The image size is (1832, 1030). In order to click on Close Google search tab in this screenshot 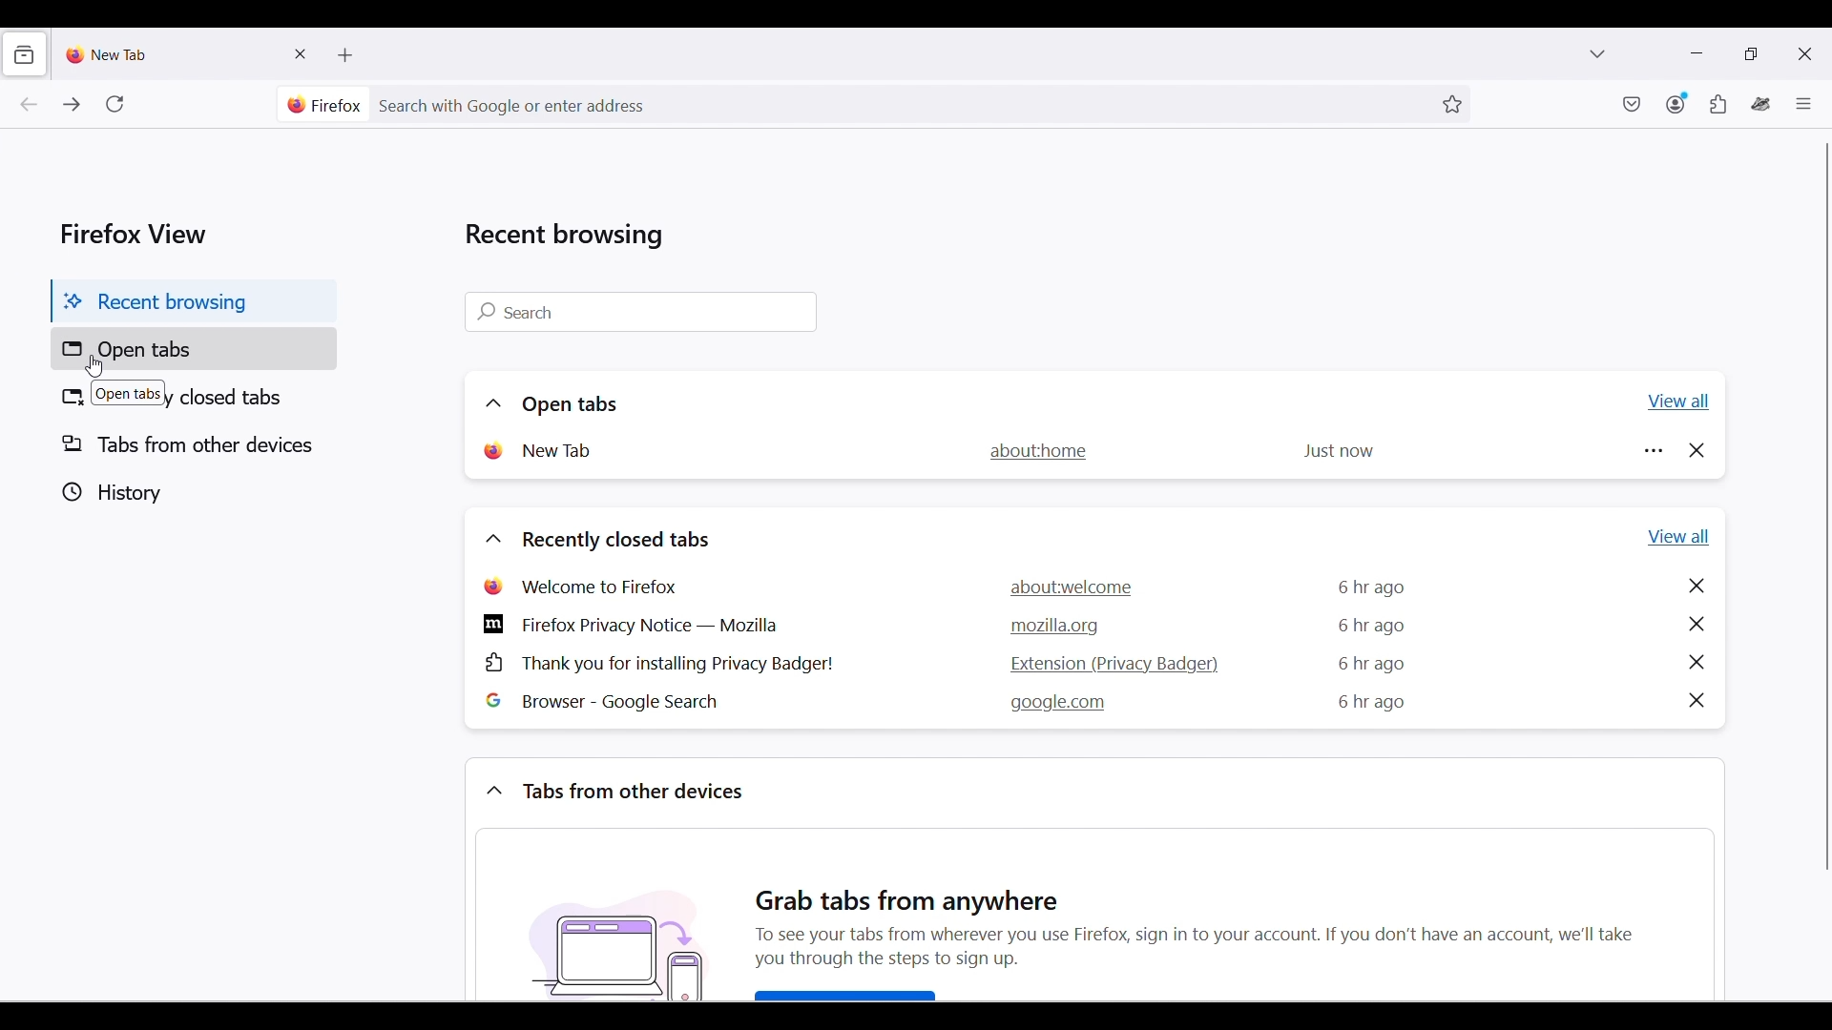, I will do `click(1697, 700)`.